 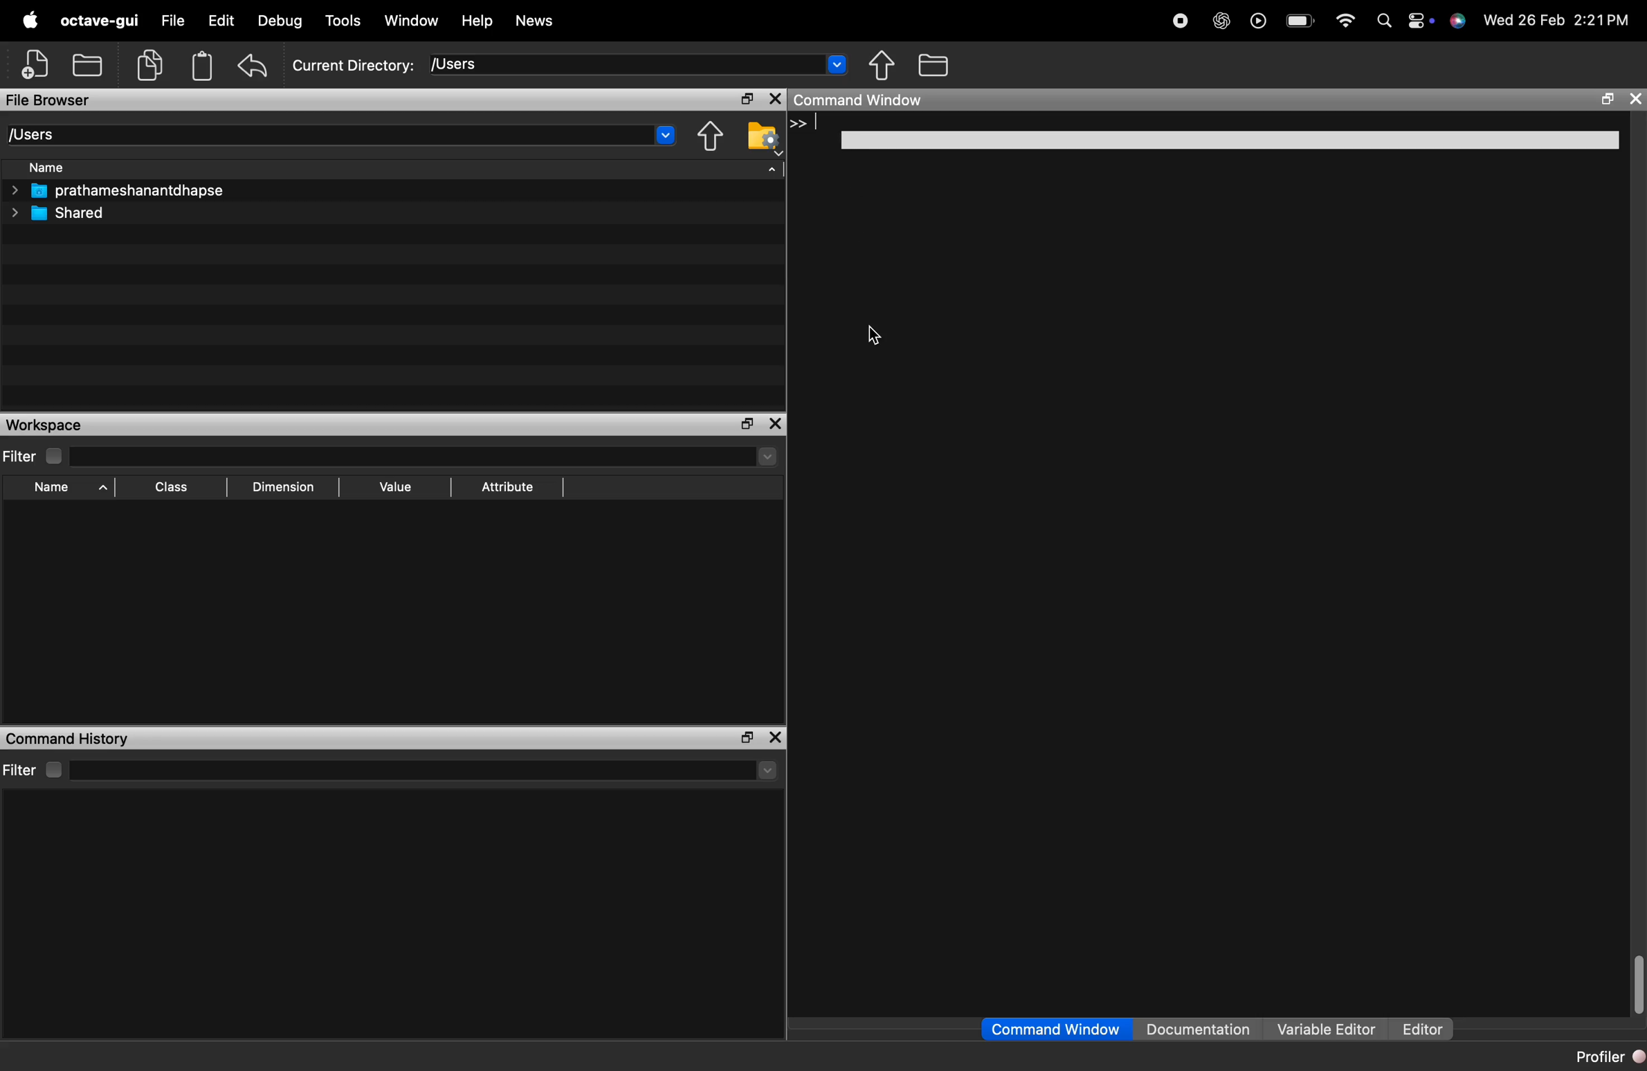 I want to click on browse your files, so click(x=762, y=137).